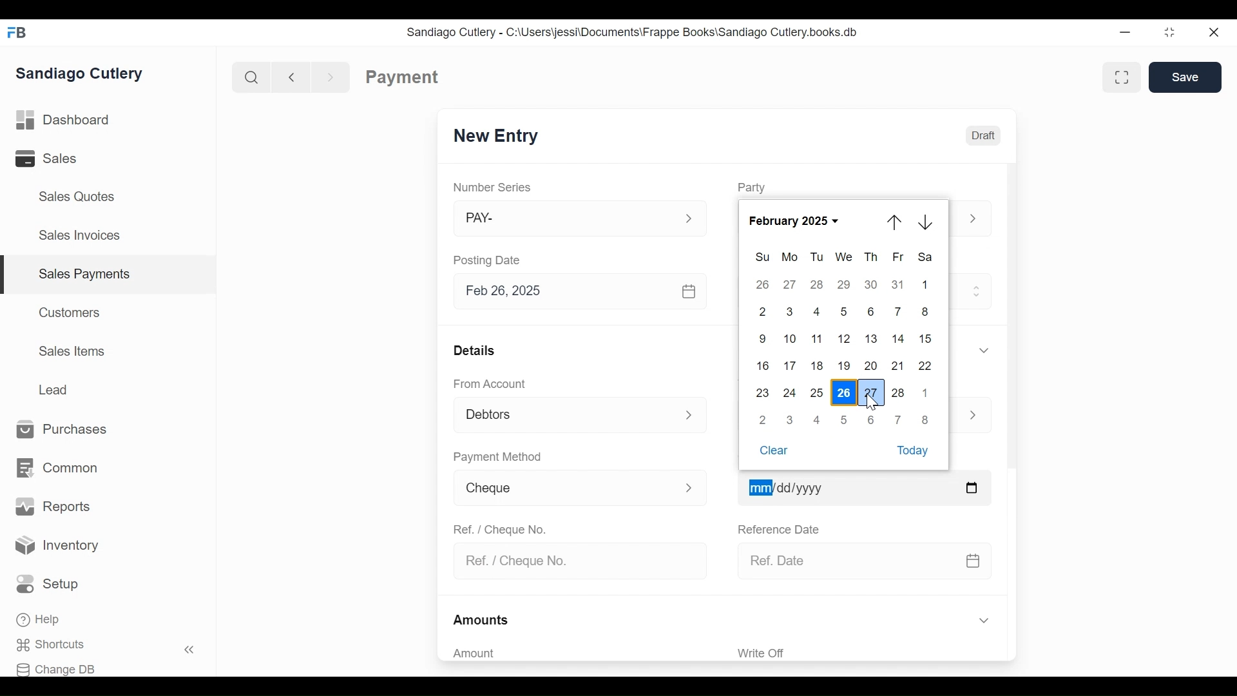 The height and width of the screenshot is (696, 1237). What do you see at coordinates (762, 285) in the screenshot?
I see `26` at bounding box center [762, 285].